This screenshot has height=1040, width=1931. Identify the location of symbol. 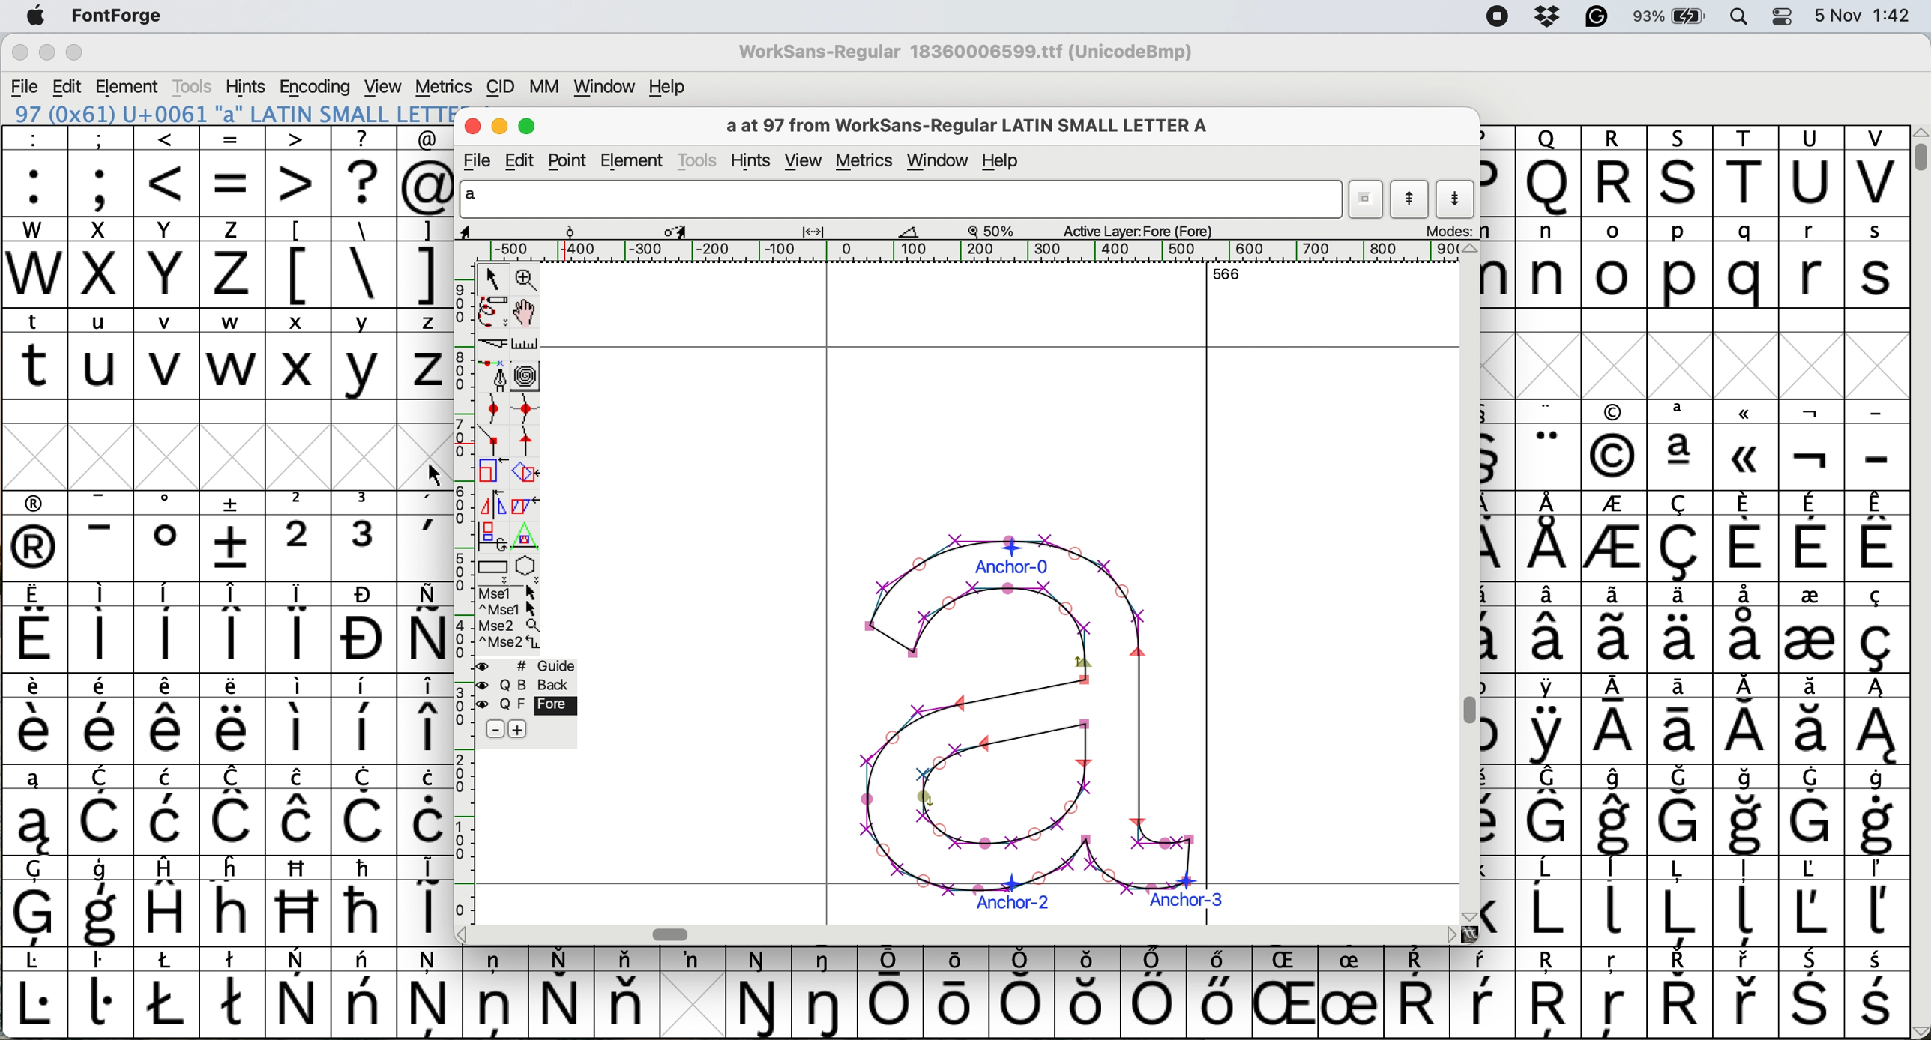
(828, 992).